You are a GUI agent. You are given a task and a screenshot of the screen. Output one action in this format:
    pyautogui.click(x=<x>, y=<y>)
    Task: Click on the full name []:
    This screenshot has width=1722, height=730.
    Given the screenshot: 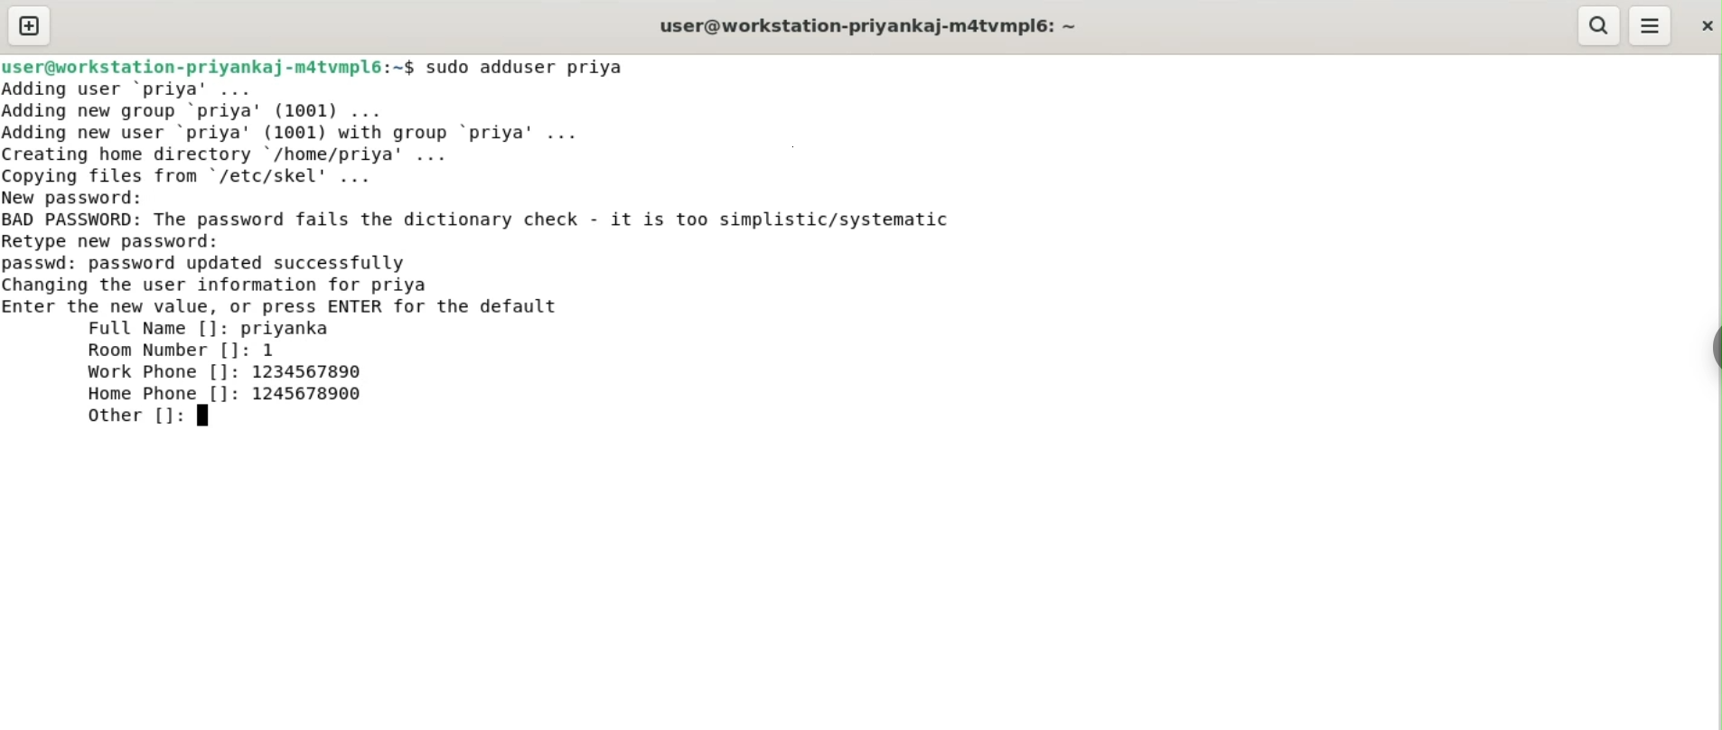 What is the action you would take?
    pyautogui.click(x=154, y=329)
    